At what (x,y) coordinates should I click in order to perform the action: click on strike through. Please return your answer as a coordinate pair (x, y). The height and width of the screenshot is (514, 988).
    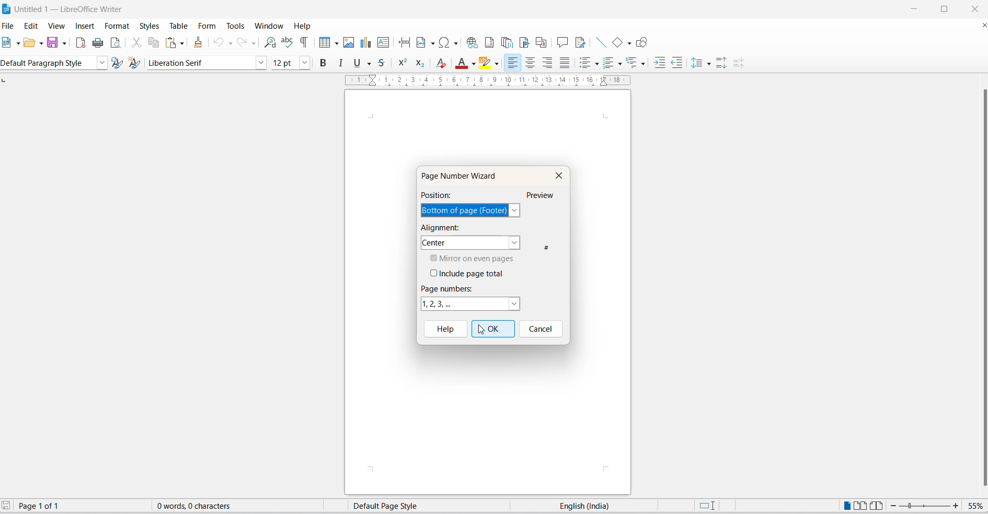
    Looking at the image, I should click on (383, 63).